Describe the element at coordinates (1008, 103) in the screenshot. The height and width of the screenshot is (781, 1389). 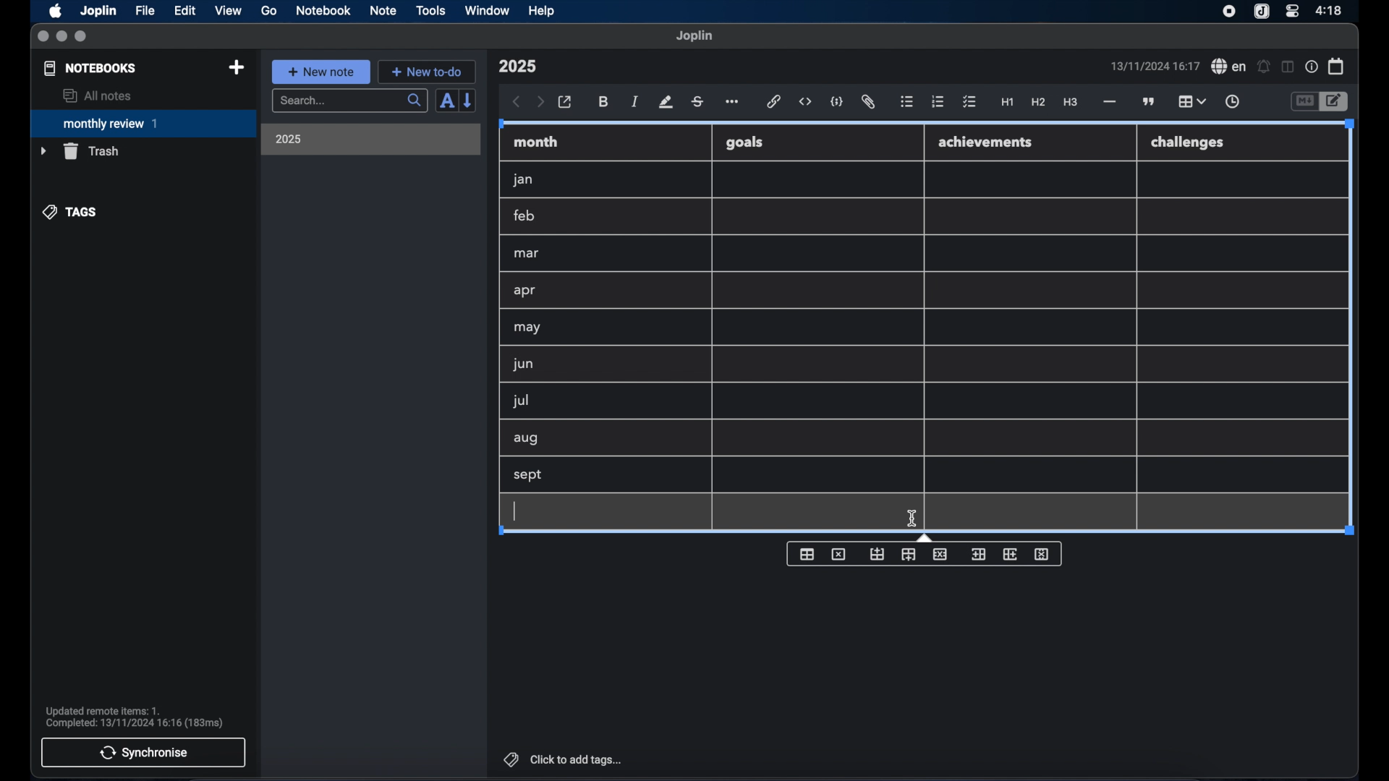
I see `heading 1` at that location.